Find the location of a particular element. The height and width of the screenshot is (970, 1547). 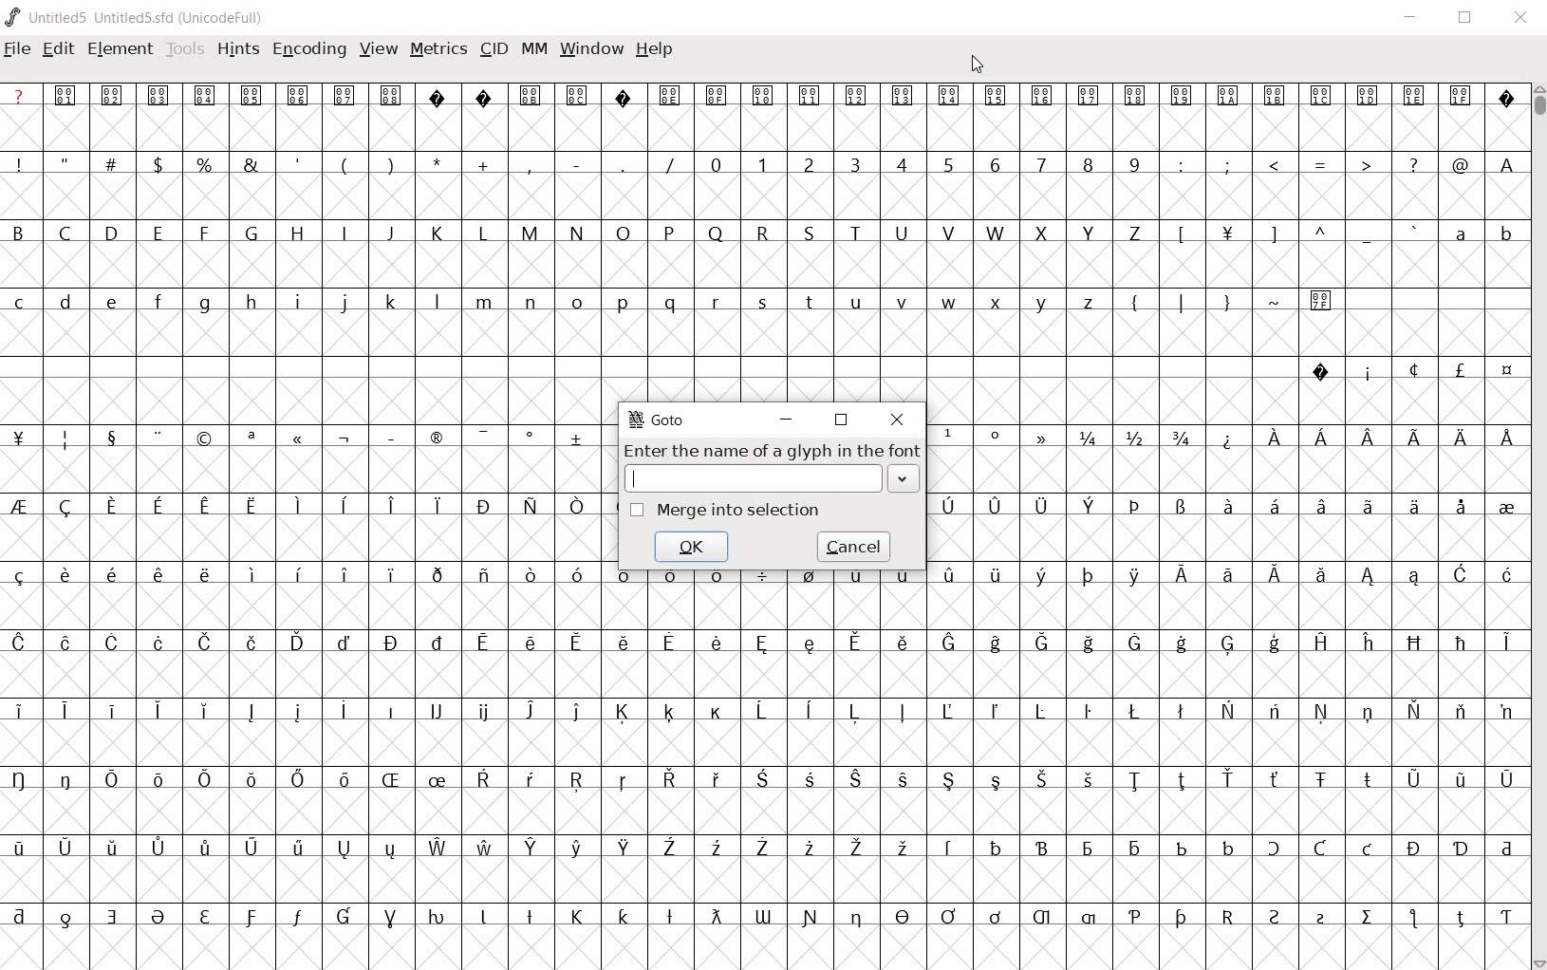

Symbol is located at coordinates (344, 573).